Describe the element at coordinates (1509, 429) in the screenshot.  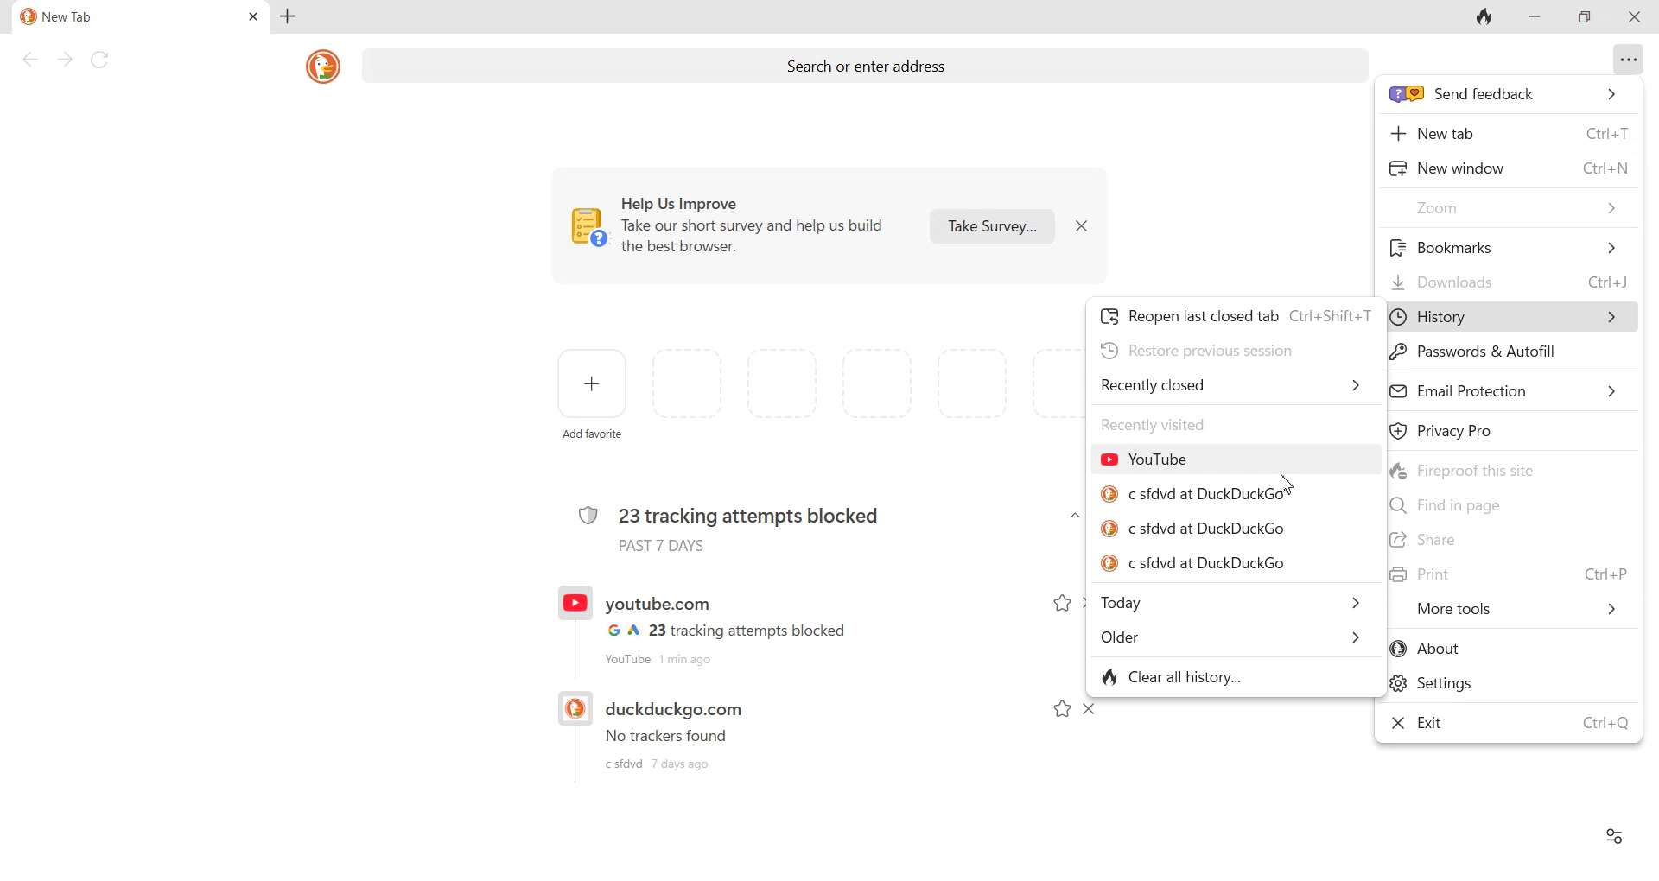
I see `Privacy Pro` at that location.